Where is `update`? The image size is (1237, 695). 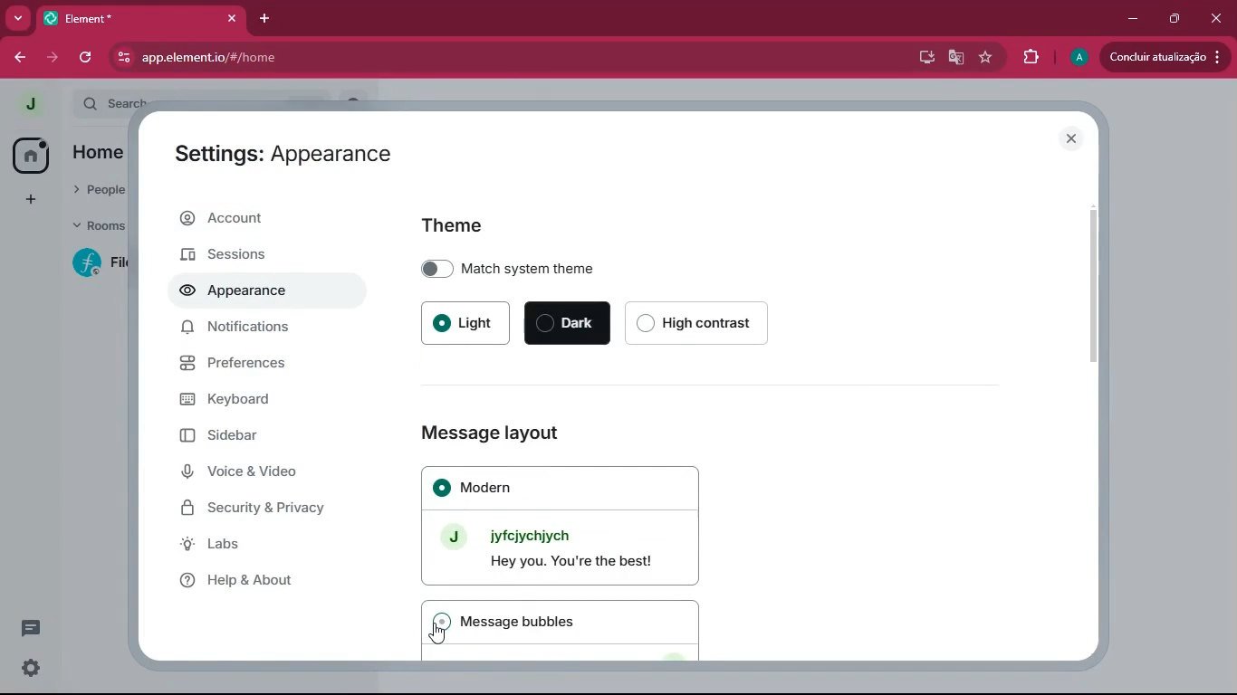
update is located at coordinates (1164, 56).